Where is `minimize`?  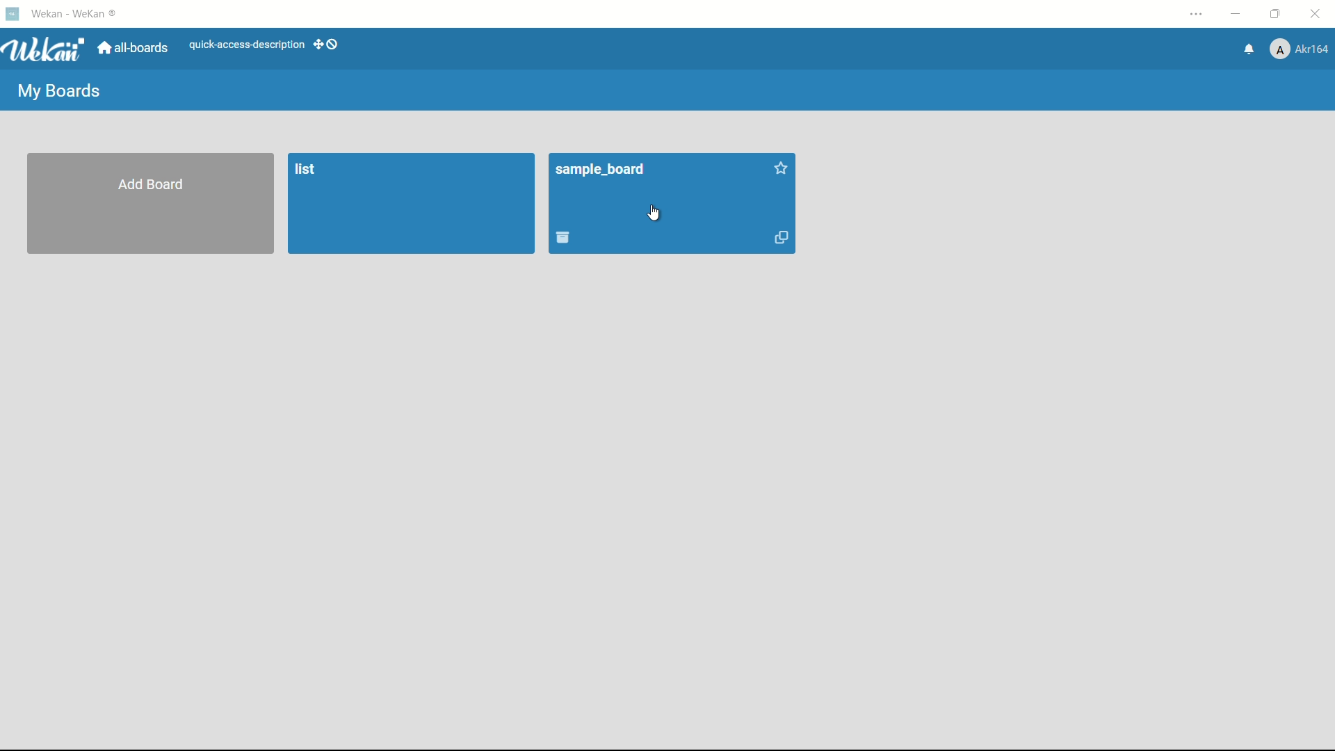 minimize is located at coordinates (1234, 15).